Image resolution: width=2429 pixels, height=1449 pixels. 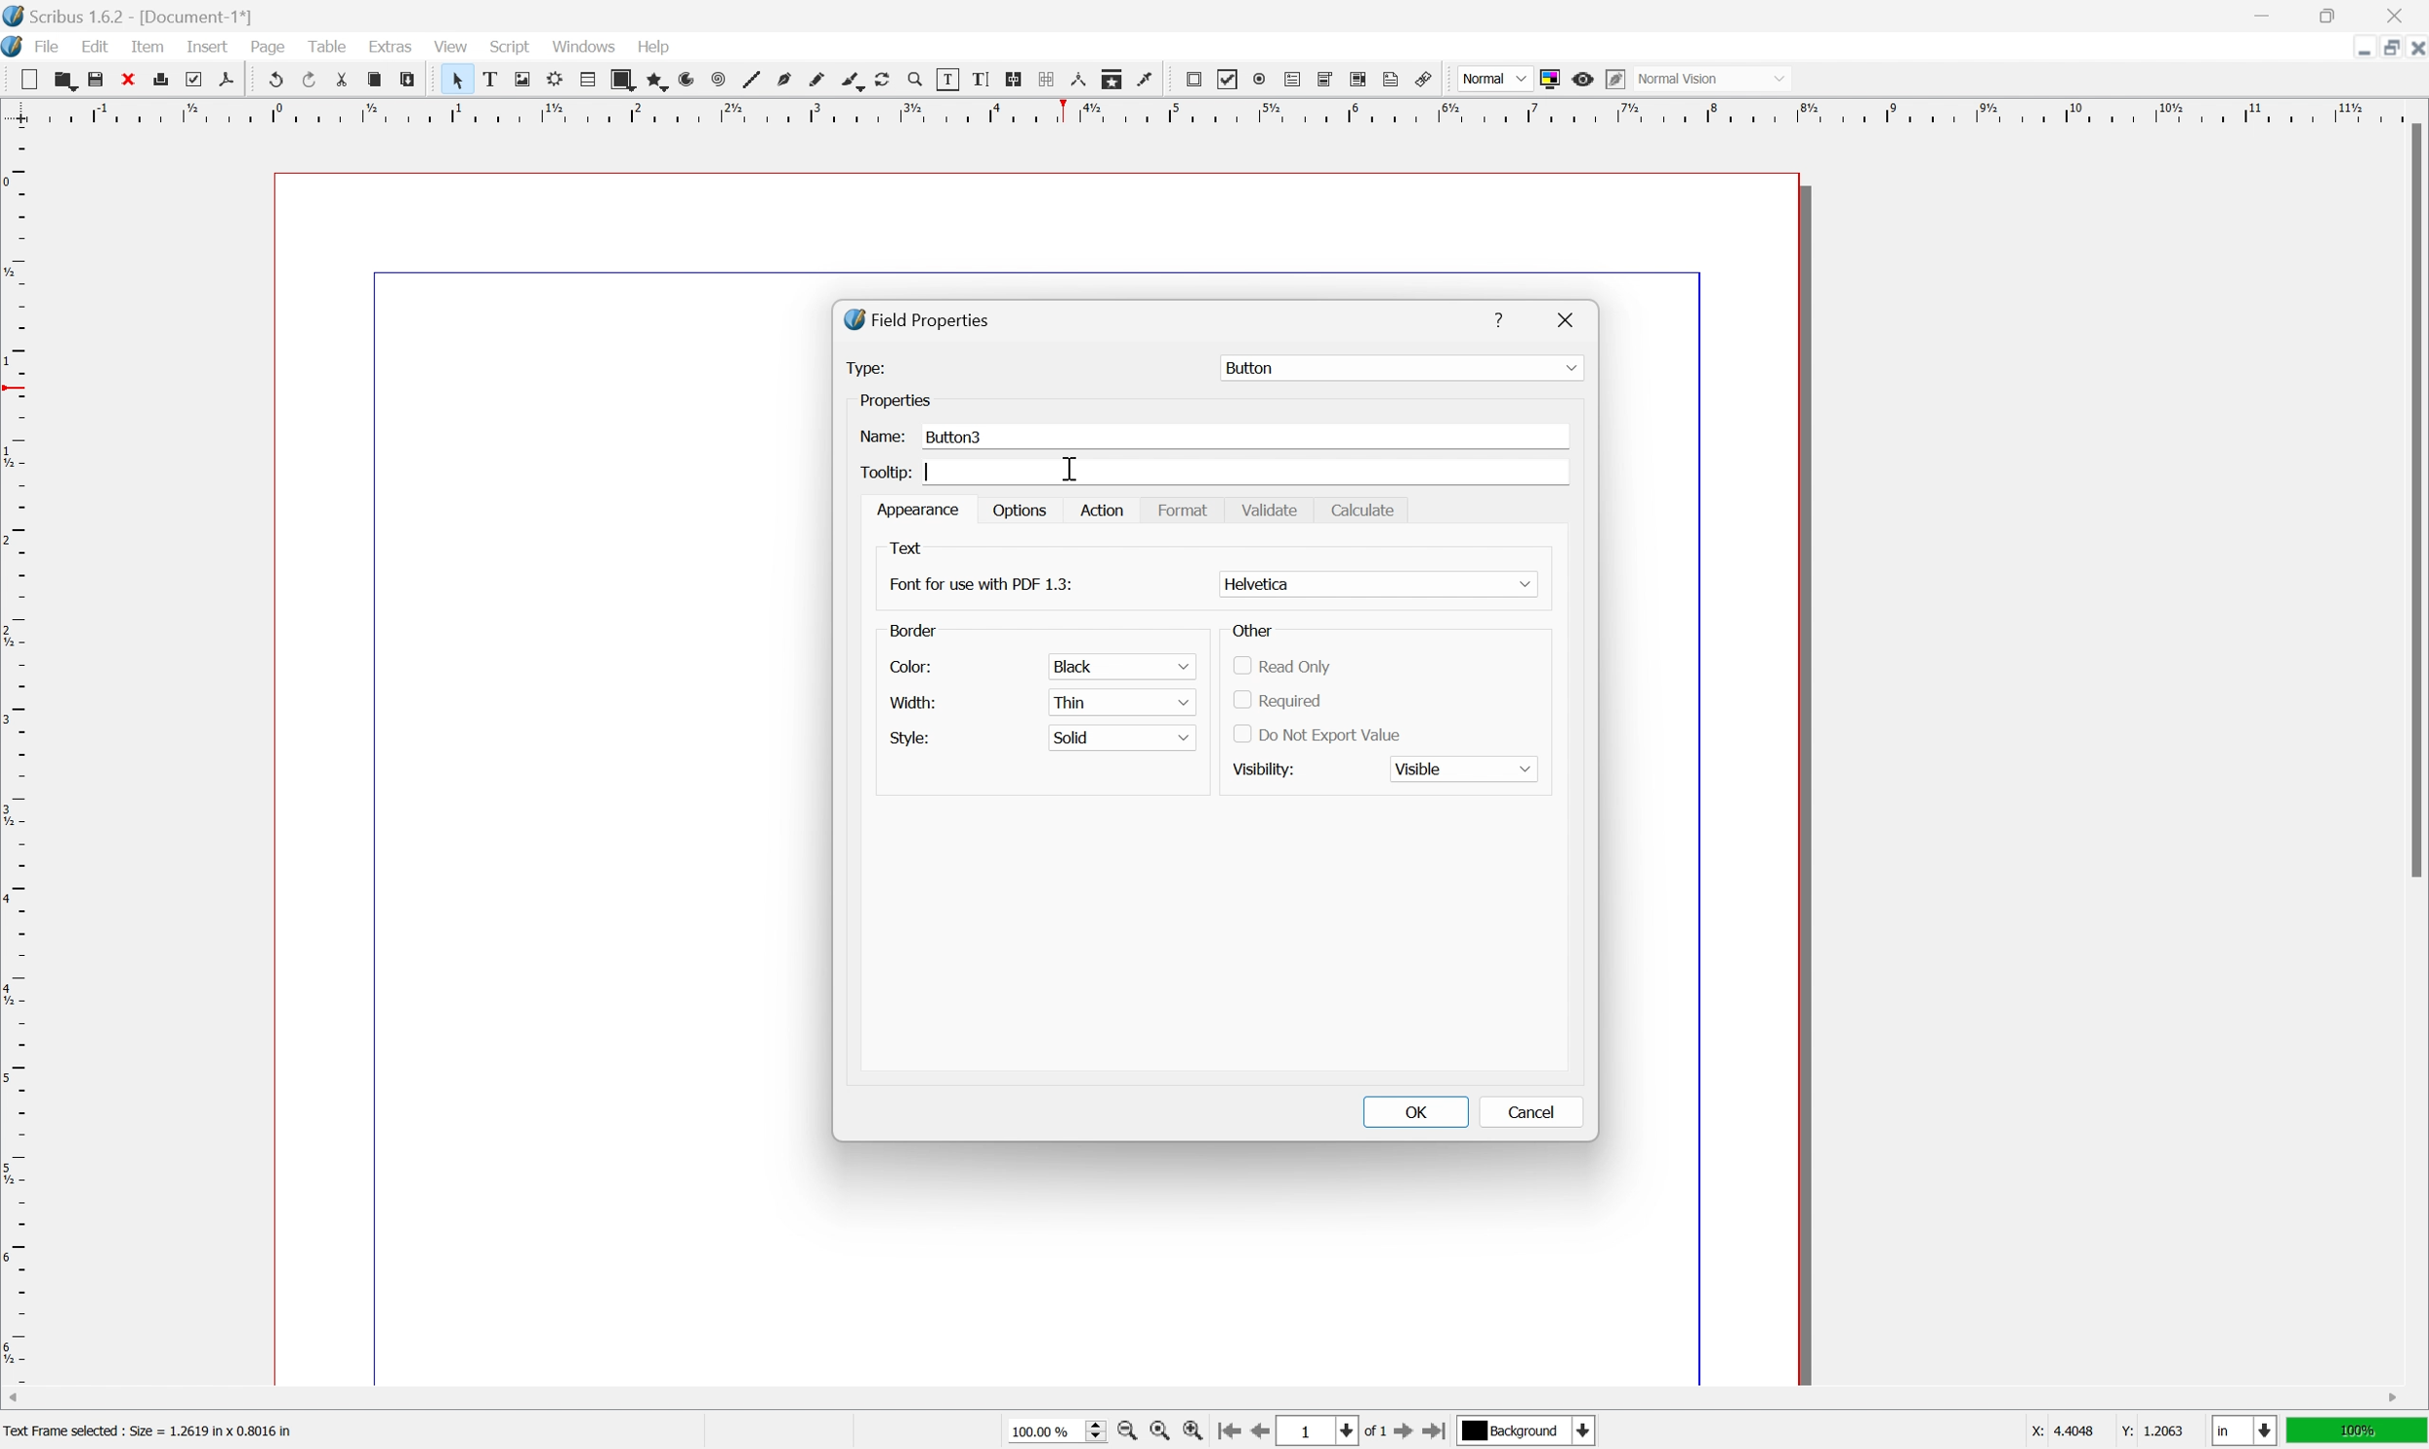 What do you see at coordinates (1379, 582) in the screenshot?
I see `Helvatika` at bounding box center [1379, 582].